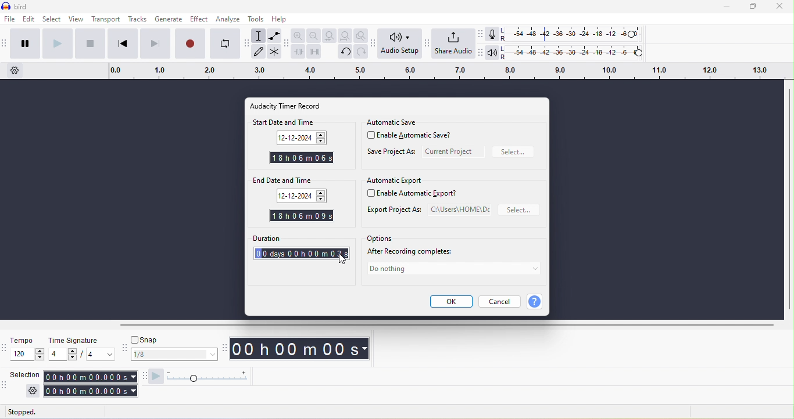  What do you see at coordinates (453, 151) in the screenshot?
I see `current project` at bounding box center [453, 151].